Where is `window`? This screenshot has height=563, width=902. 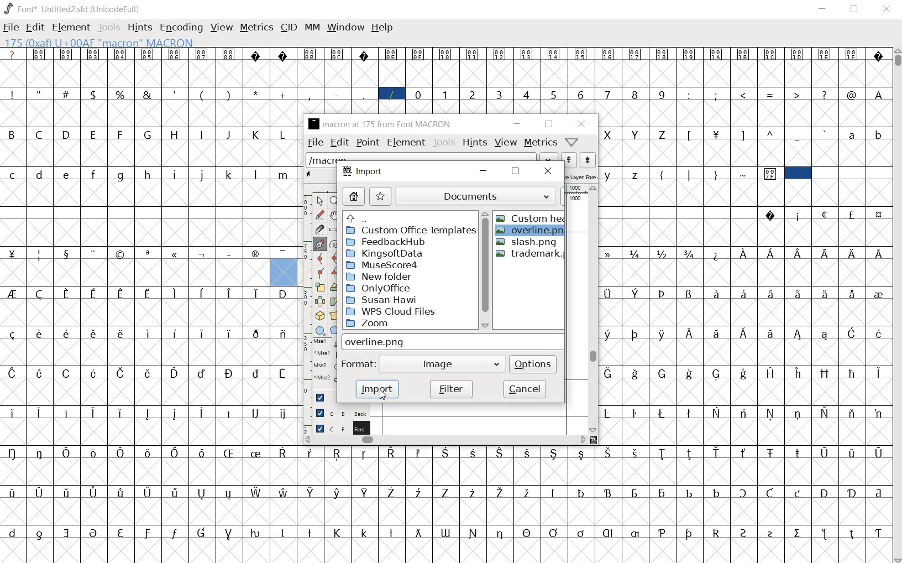
window is located at coordinates (345, 28).